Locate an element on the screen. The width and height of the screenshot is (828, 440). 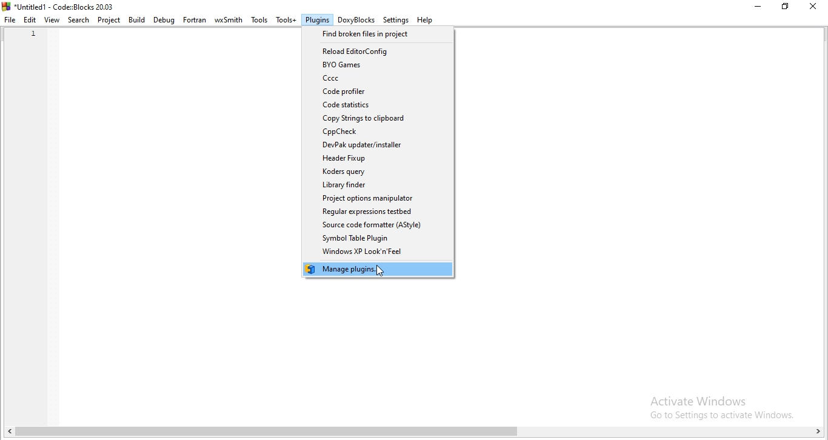
edit is located at coordinates (30, 21).